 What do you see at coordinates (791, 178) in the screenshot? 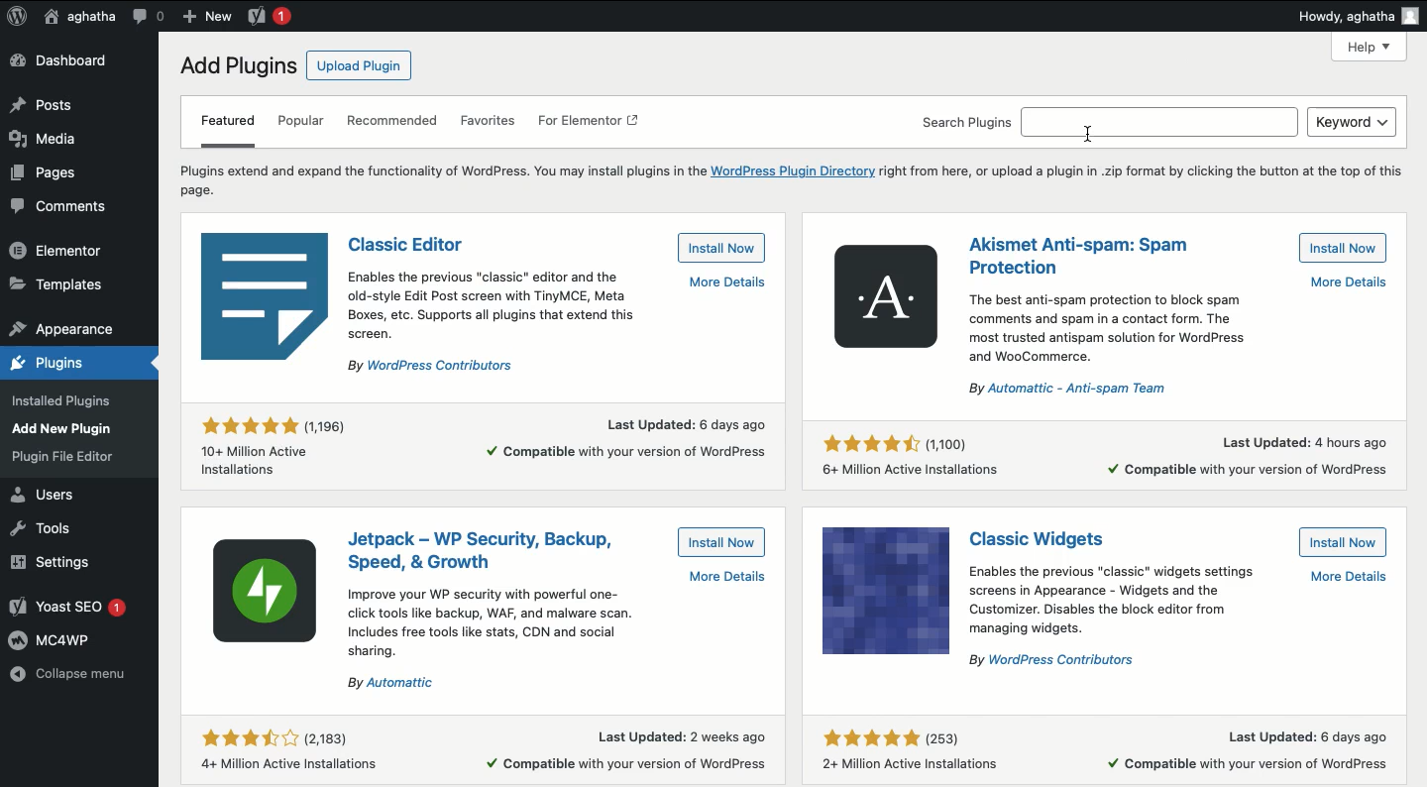
I see `Plugins extend and expand the functionality of WordPress. You may install plugins in the WordPress Plugin Directory right from here, or upload a plugin in .zip format by clicking the button at the top of this .page.` at bounding box center [791, 178].